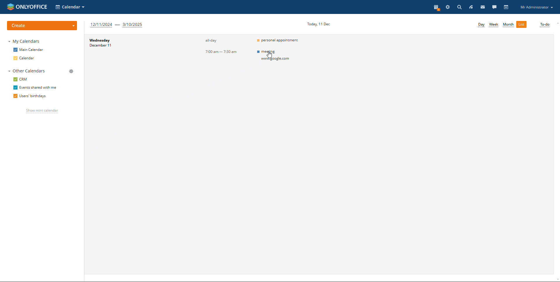 This screenshot has height=282, width=560. I want to click on day and date, so click(104, 43).